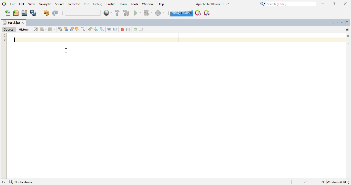 Image resolution: width=351 pixels, height=185 pixels. Describe the element at coordinates (109, 30) in the screenshot. I see `shift line left` at that location.